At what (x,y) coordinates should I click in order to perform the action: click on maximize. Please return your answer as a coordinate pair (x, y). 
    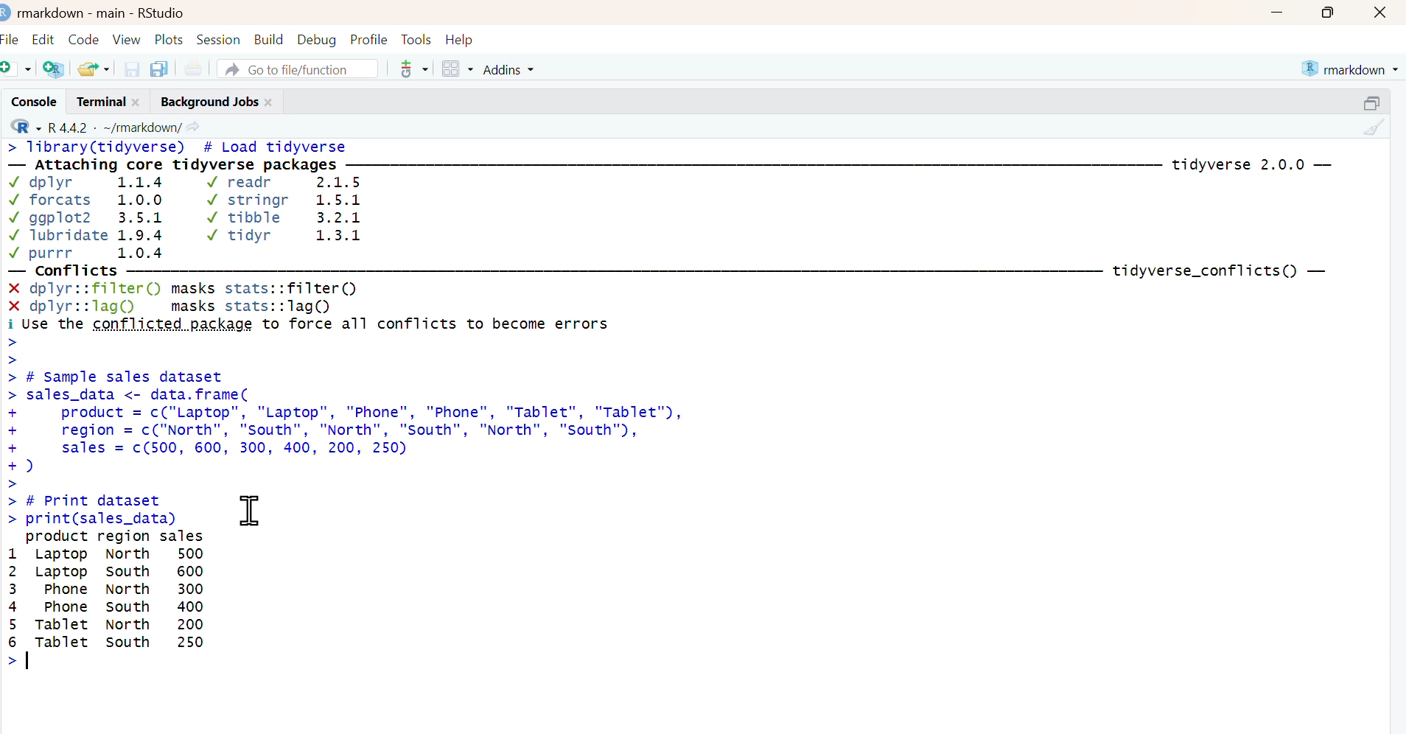
    Looking at the image, I should click on (1333, 12).